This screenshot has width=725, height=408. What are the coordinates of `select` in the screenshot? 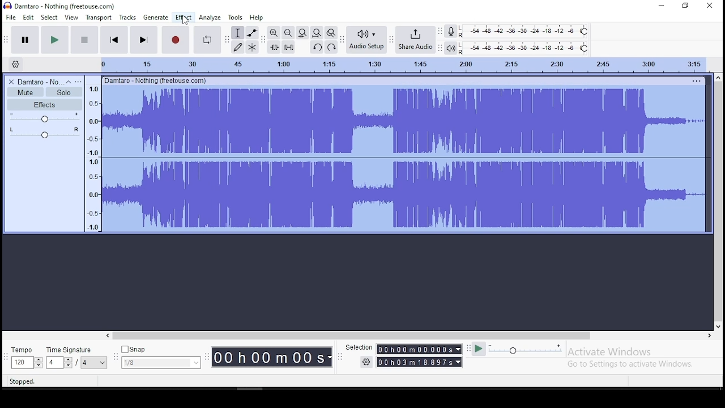 It's located at (50, 17).